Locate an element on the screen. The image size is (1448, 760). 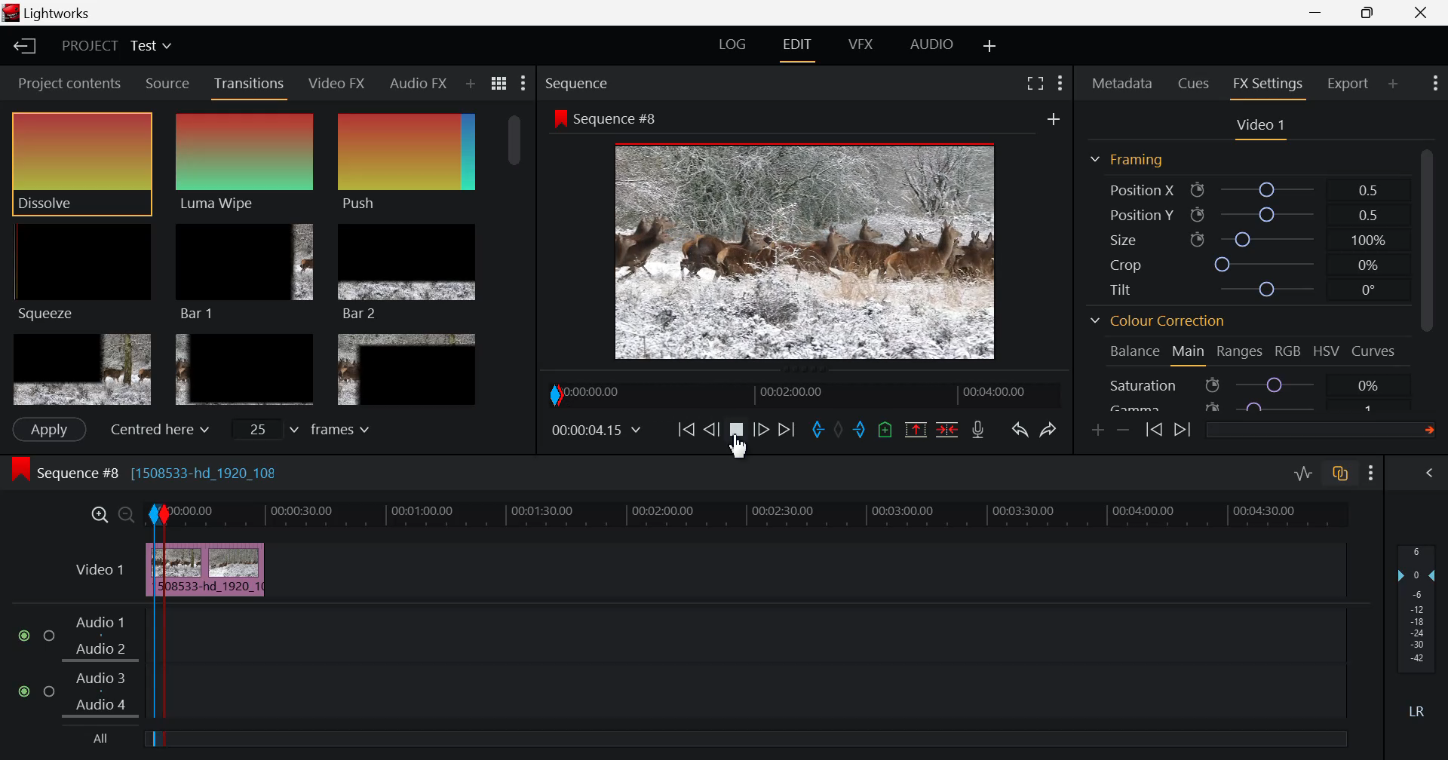
Bar 2 is located at coordinates (408, 271).